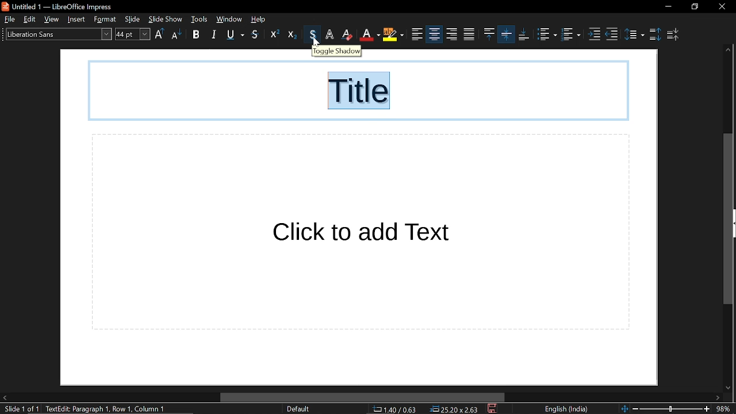  Describe the element at coordinates (488, 34) in the screenshot. I see `center vertically` at that location.